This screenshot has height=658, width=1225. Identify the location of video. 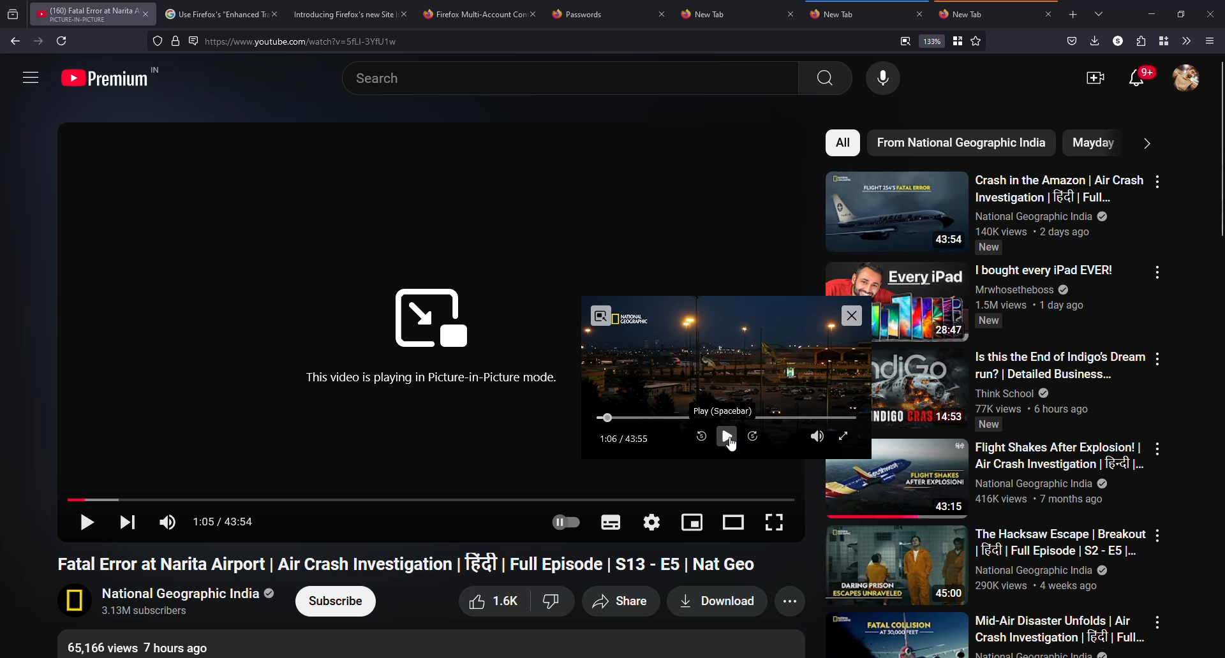
(1095, 78).